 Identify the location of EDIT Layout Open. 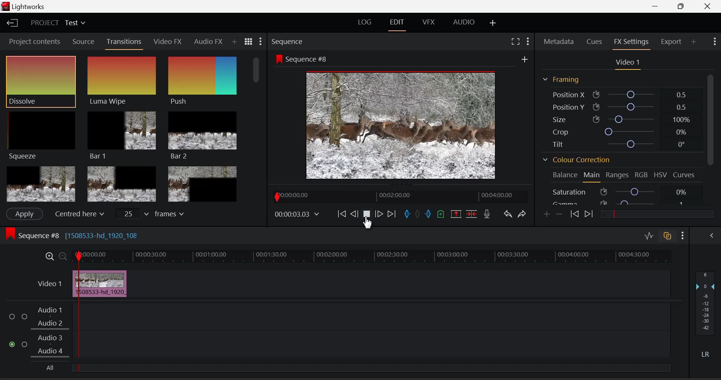
(397, 24).